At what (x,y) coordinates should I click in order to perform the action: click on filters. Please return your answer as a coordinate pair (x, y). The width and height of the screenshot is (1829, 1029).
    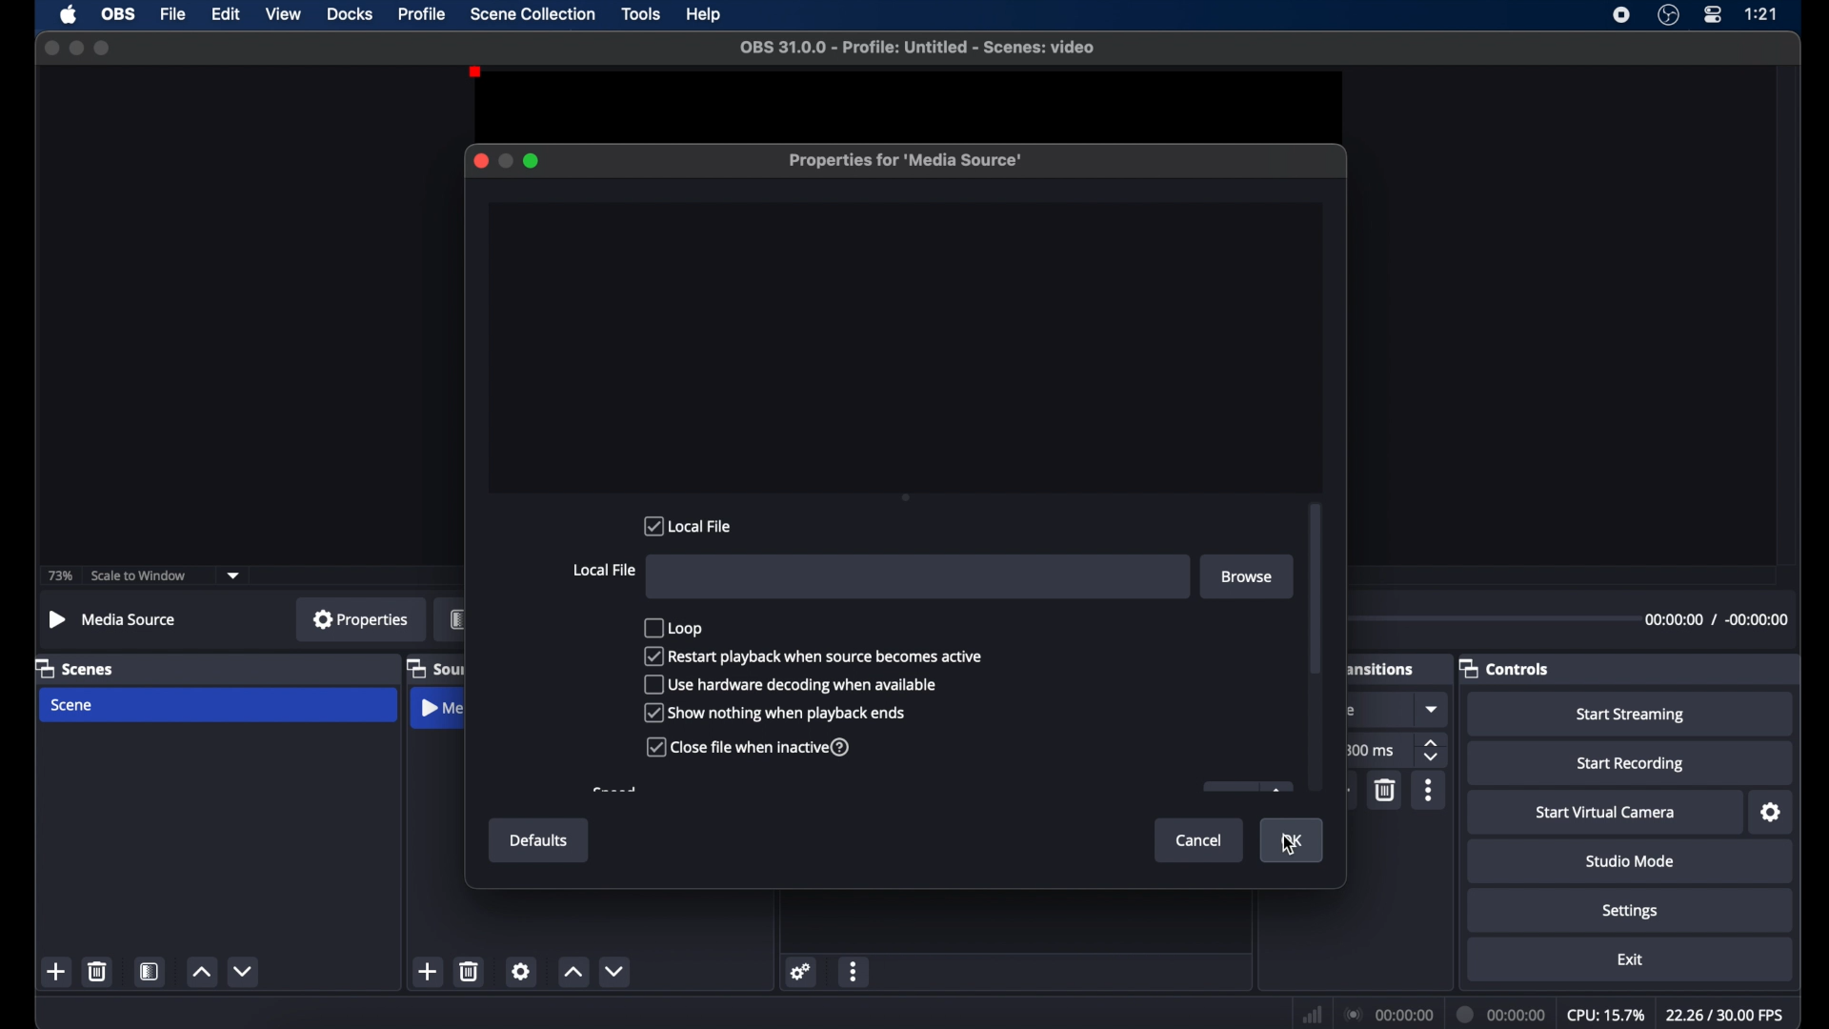
    Looking at the image, I should click on (457, 618).